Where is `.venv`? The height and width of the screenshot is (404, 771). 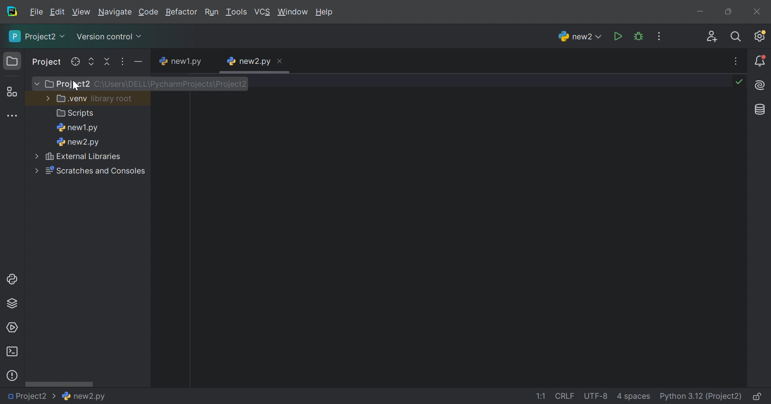 .venv is located at coordinates (71, 98).